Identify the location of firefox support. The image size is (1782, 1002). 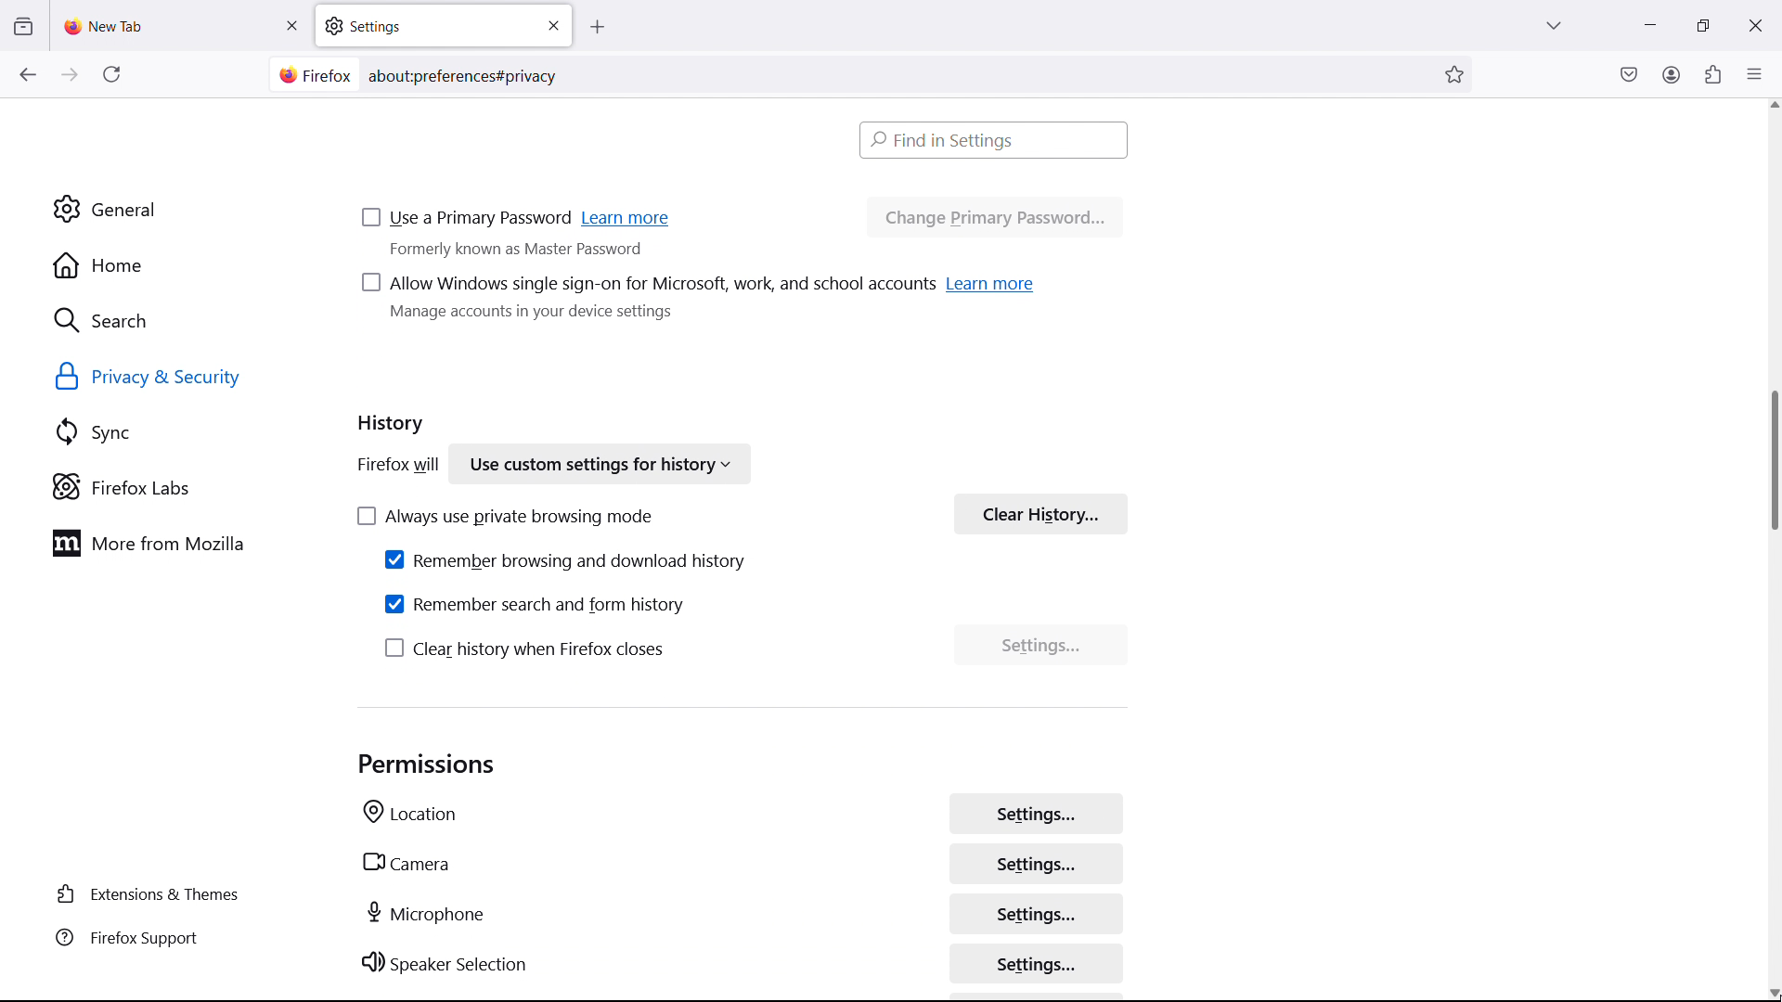
(152, 939).